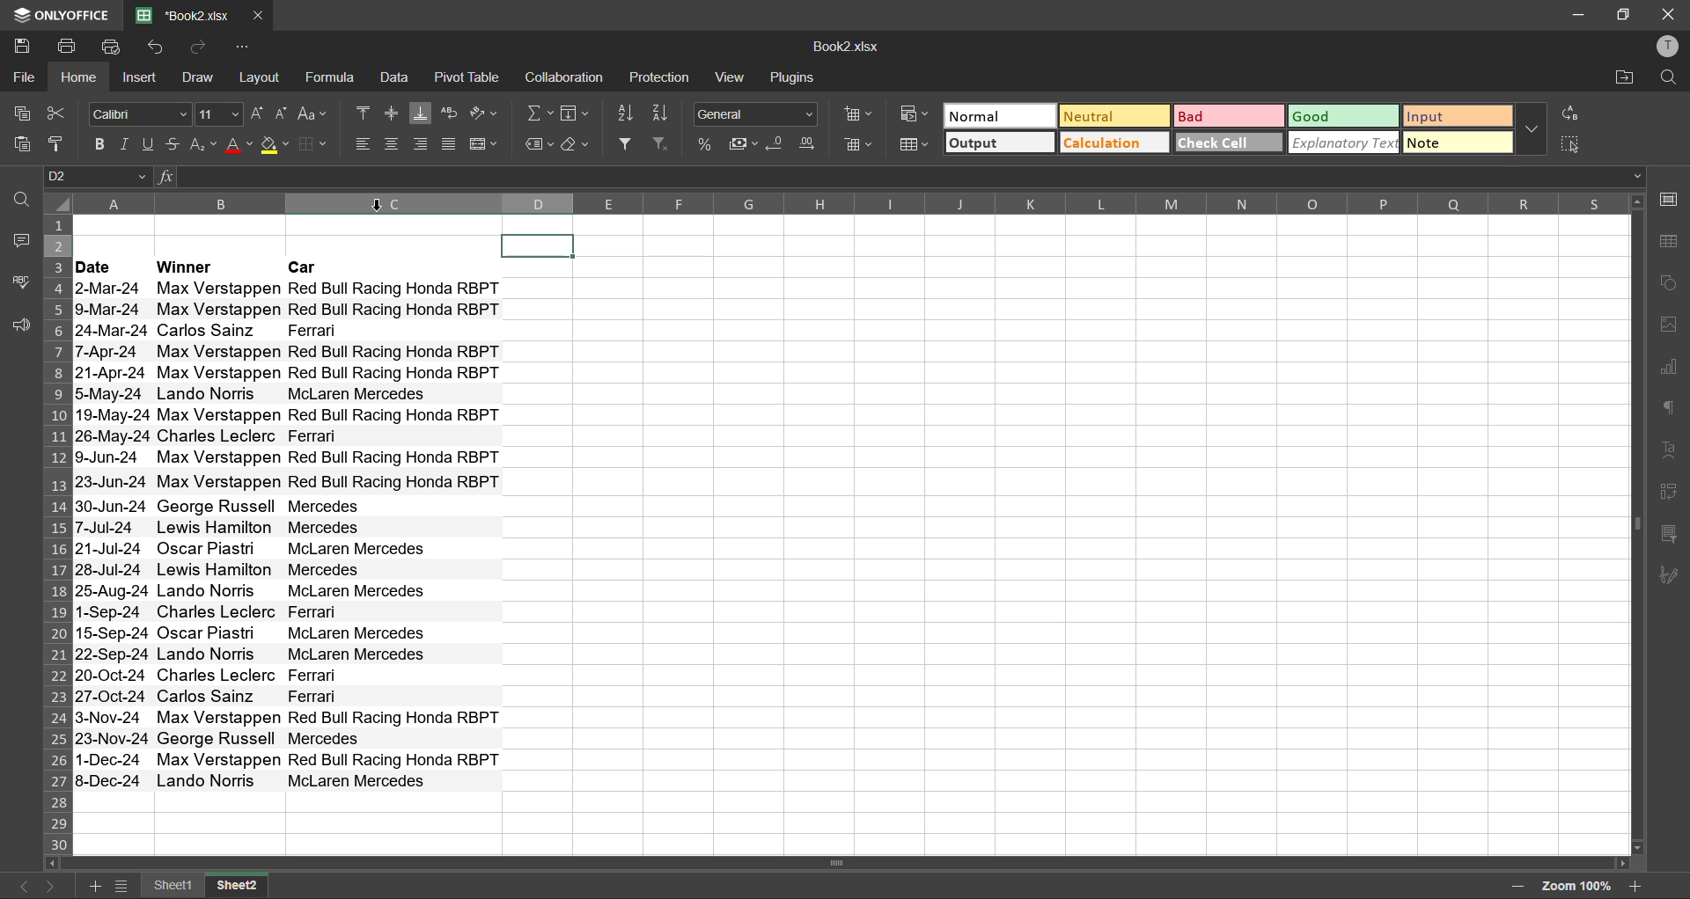 The height and width of the screenshot is (899, 1690). I want to click on decrease decimal, so click(776, 145).